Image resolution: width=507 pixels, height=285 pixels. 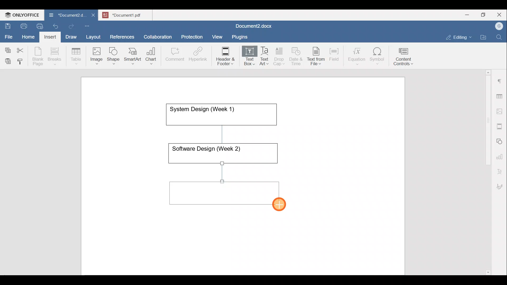 I want to click on Close, so click(x=500, y=15).